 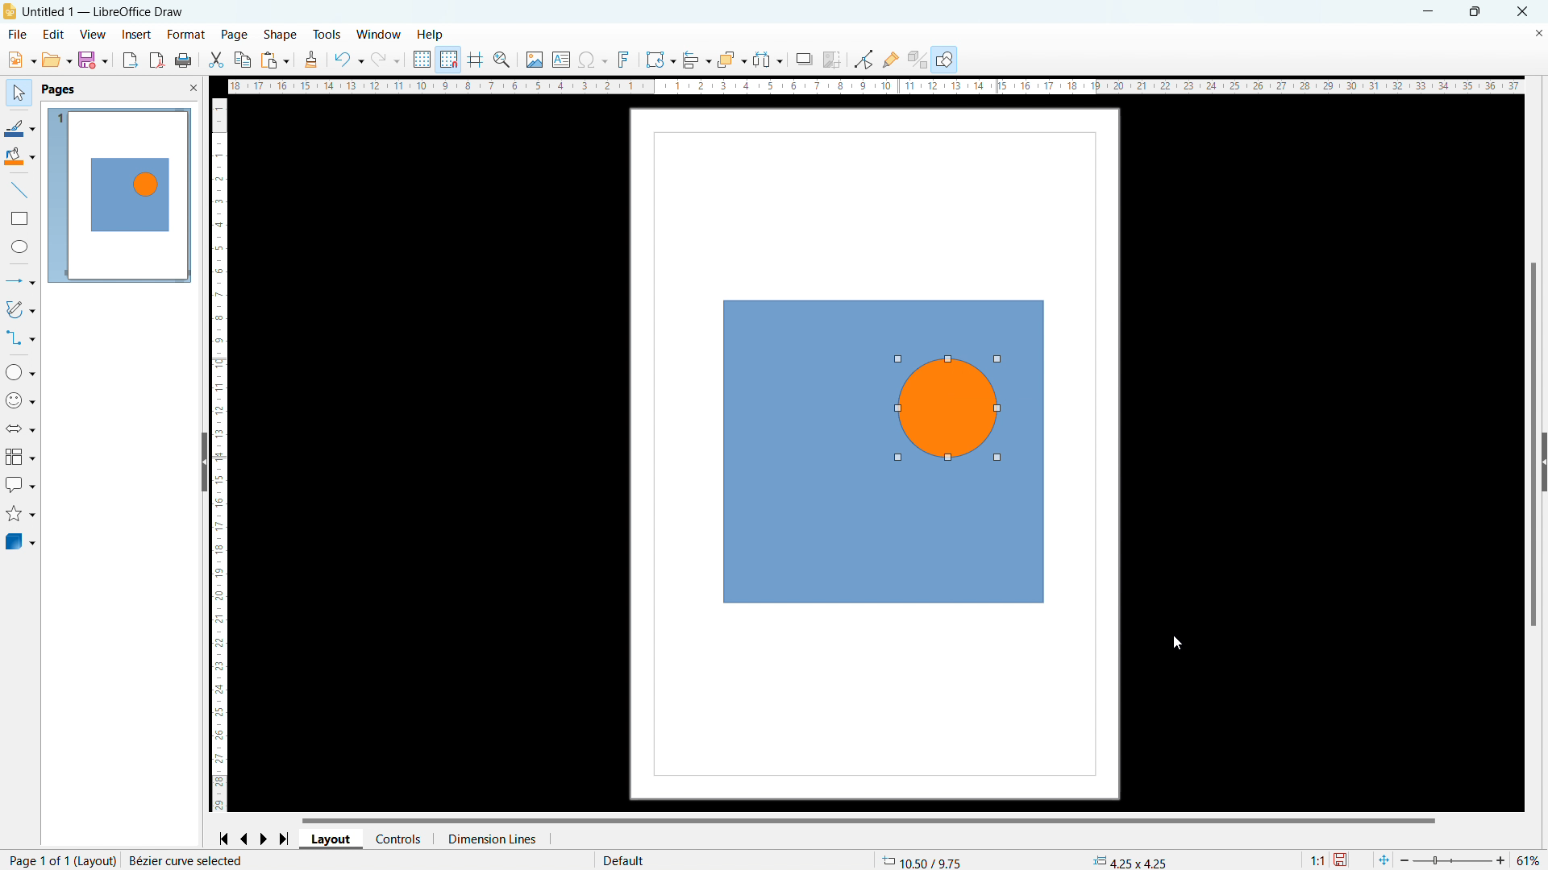 What do you see at coordinates (63, 859) in the screenshot?
I see `page 1 of 1 (Layout)` at bounding box center [63, 859].